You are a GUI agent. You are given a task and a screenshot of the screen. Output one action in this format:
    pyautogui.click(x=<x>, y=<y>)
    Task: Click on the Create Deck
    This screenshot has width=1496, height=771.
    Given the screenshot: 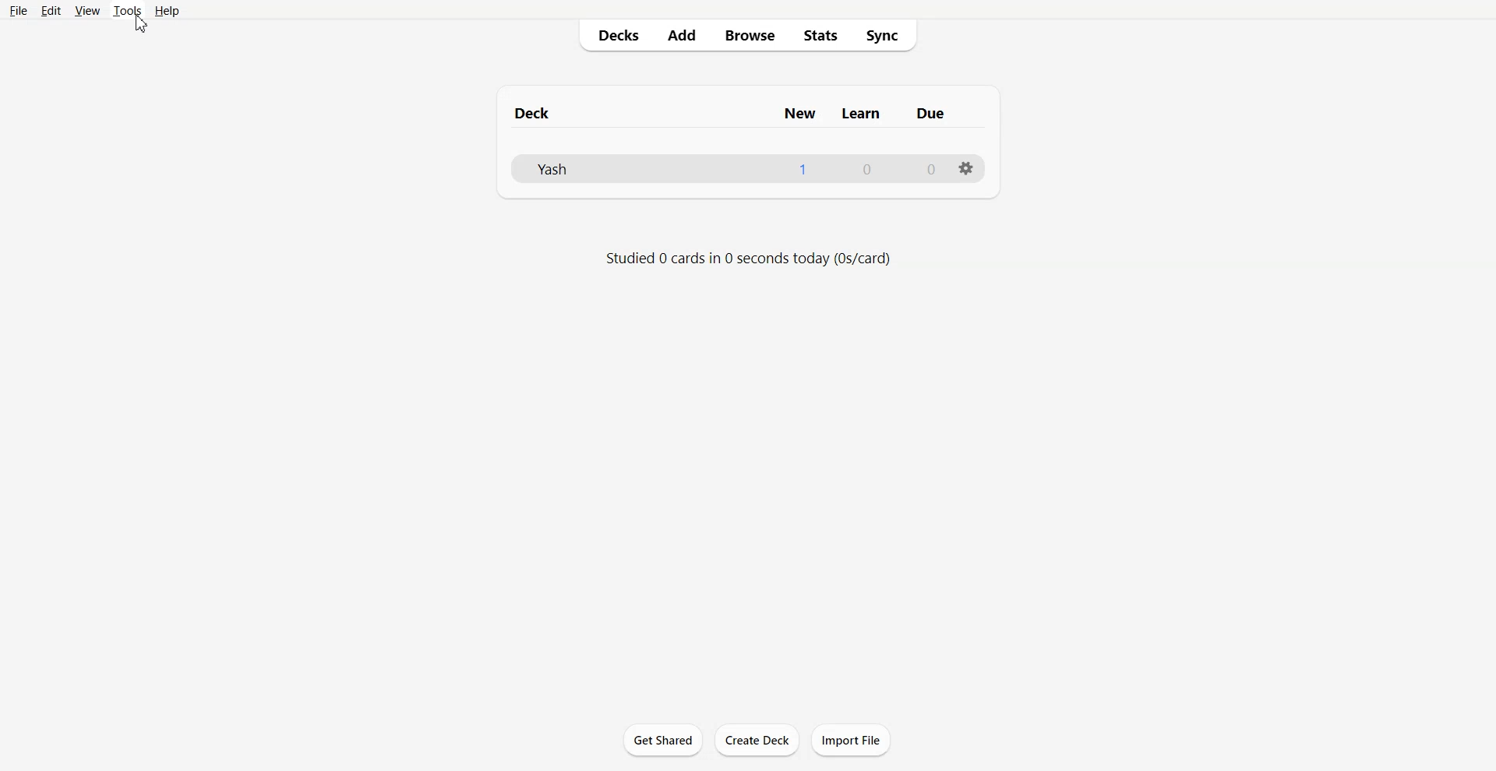 What is the action you would take?
    pyautogui.click(x=757, y=740)
    